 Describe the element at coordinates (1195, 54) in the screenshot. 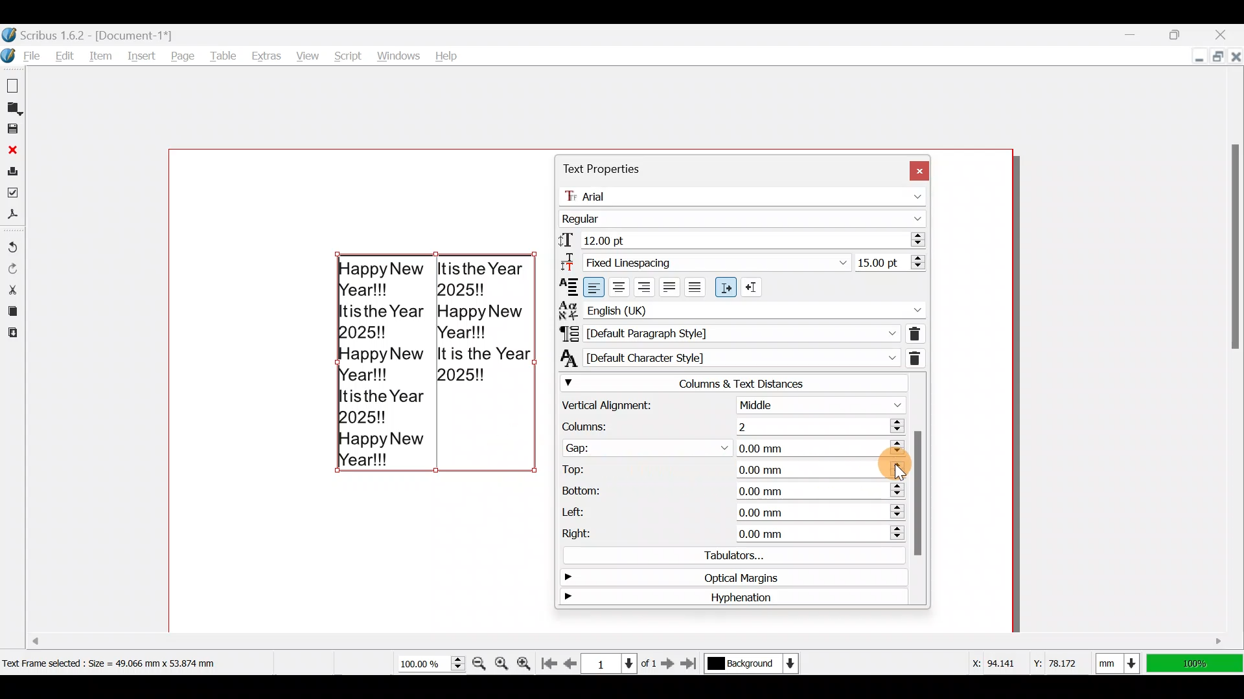

I see `Minimize` at that location.